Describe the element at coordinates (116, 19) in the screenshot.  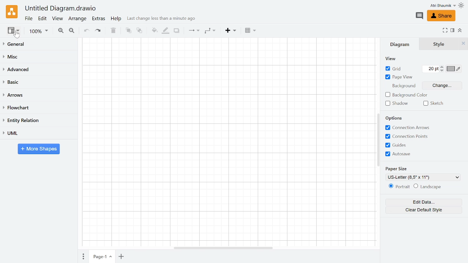
I see `help` at that location.